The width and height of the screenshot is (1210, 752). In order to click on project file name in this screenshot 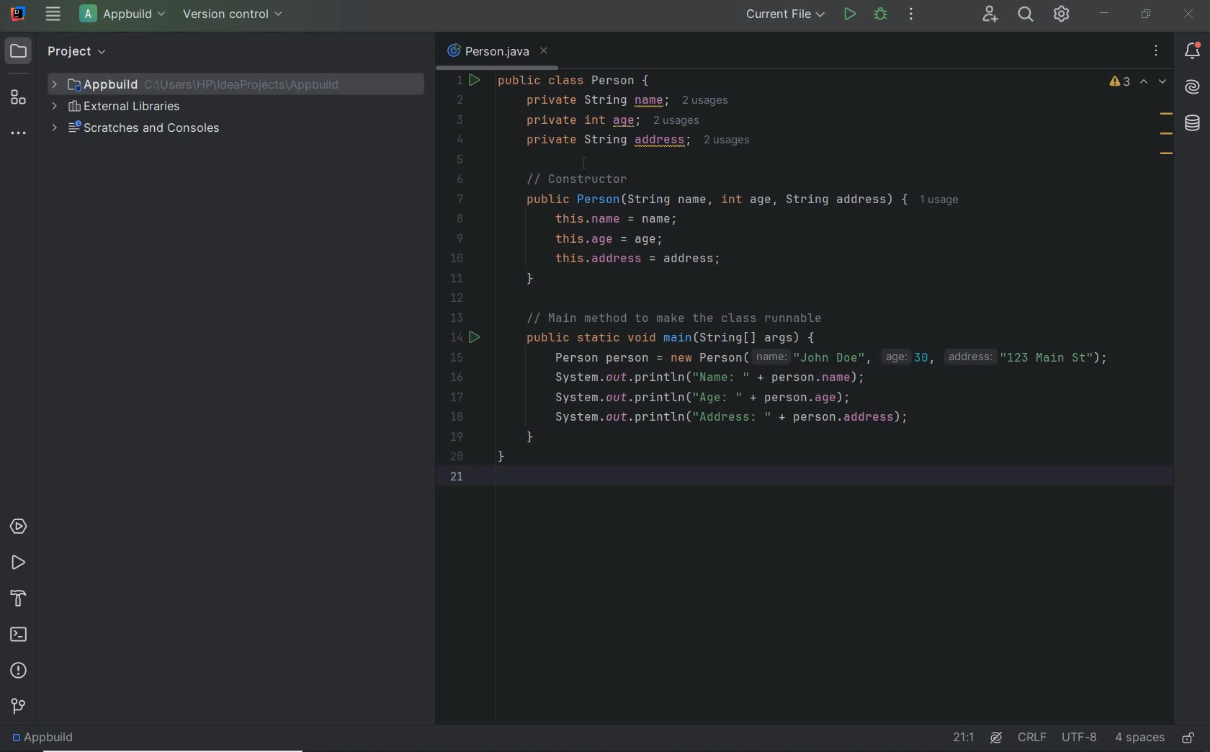, I will do `click(125, 16)`.